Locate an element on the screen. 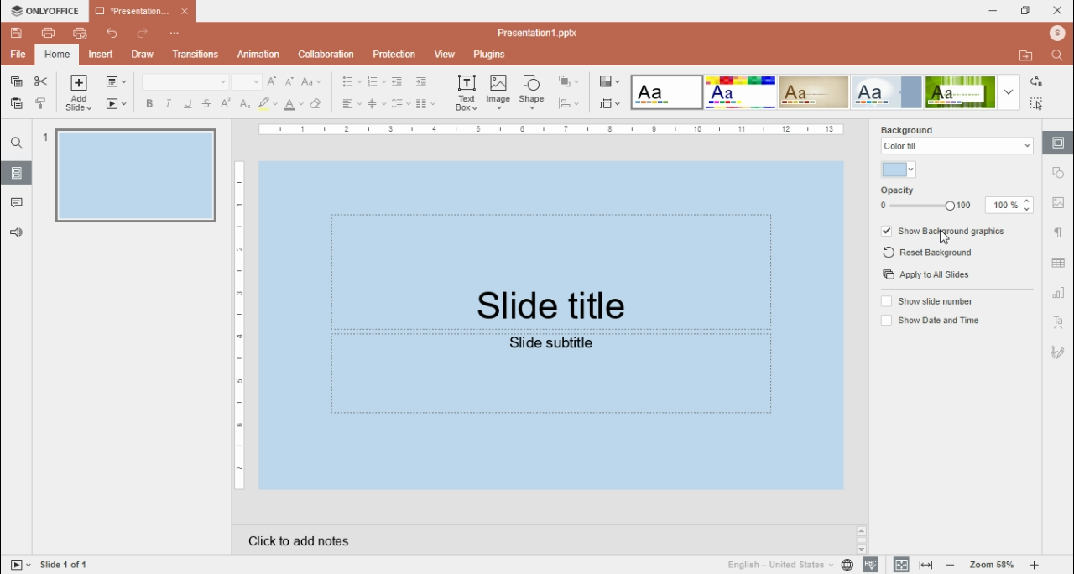 The width and height of the screenshot is (1074, 574). scale is located at coordinates (238, 326).